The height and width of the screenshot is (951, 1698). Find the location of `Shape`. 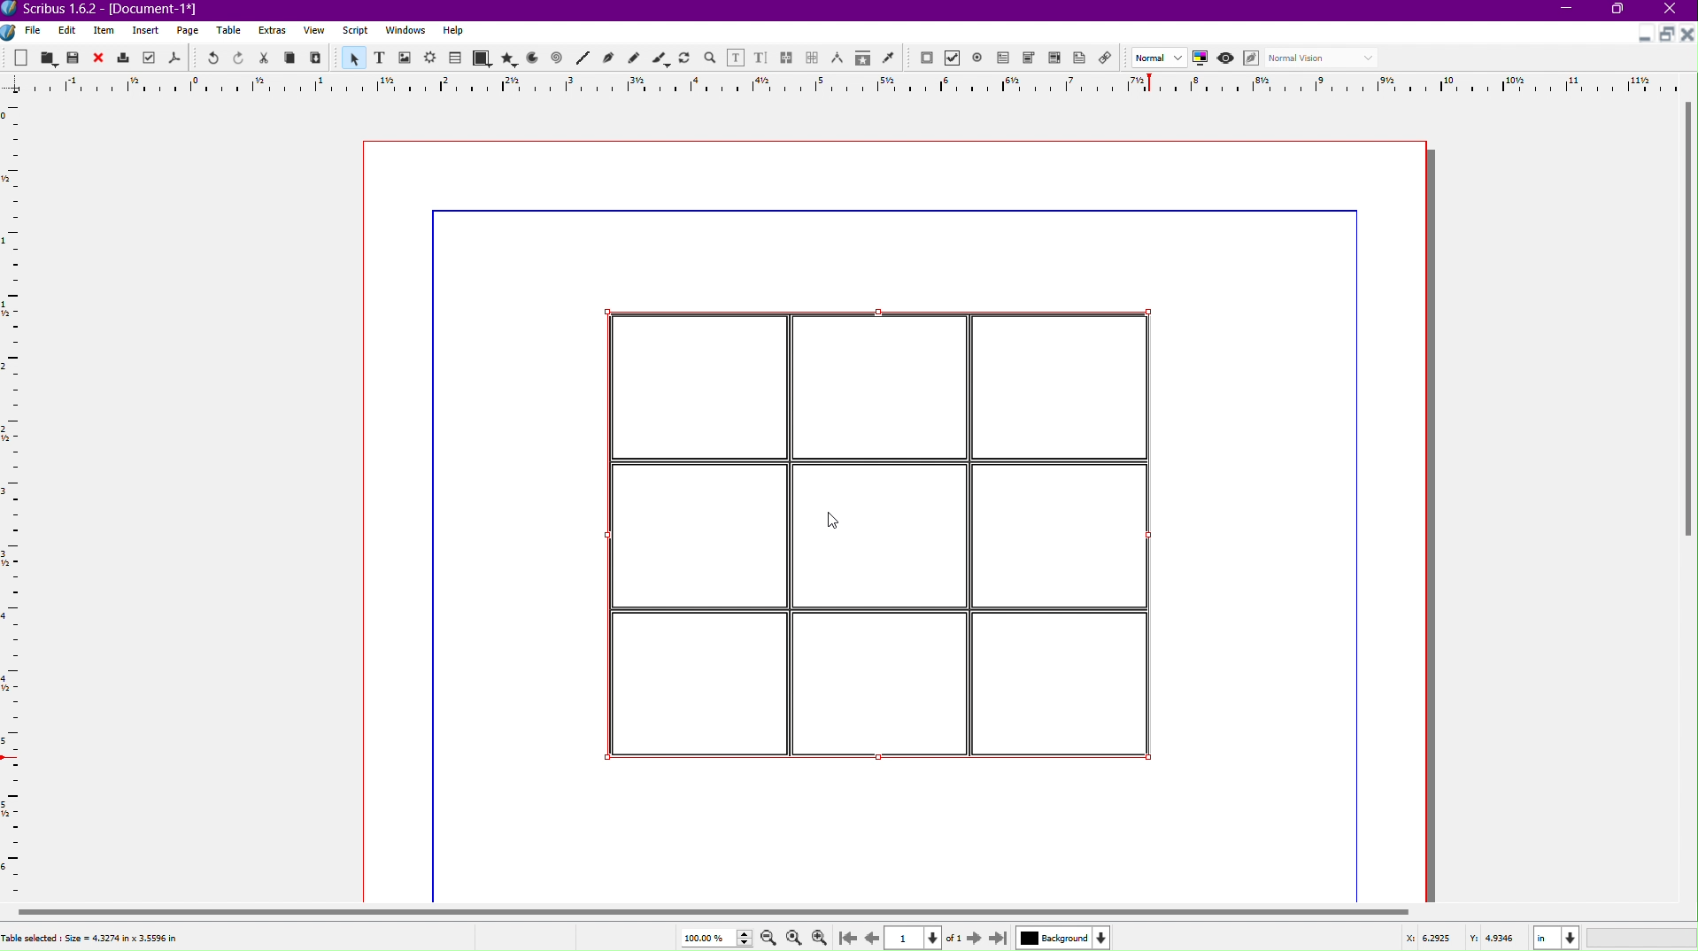

Shape is located at coordinates (482, 59).